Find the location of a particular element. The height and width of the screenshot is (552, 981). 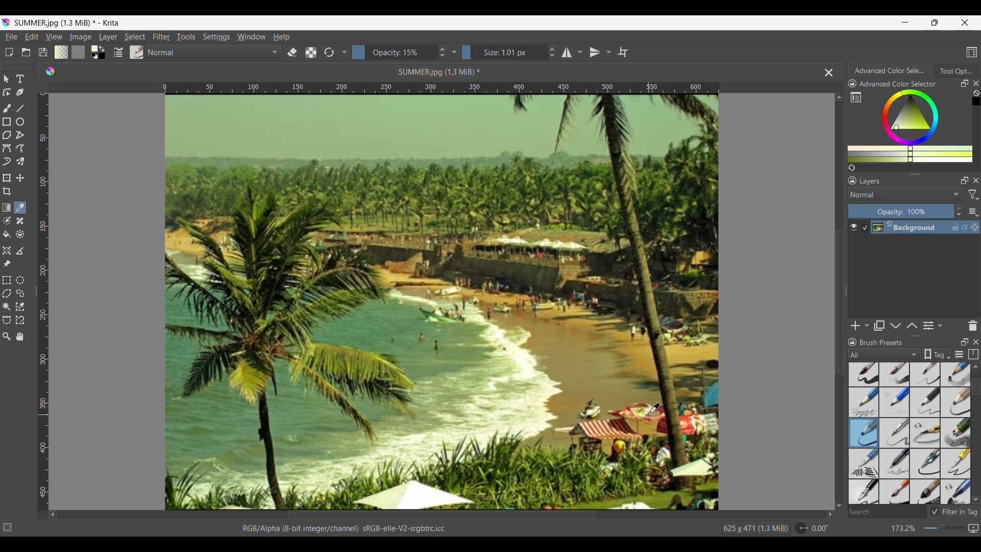

Select shapes tool is located at coordinates (7, 79).